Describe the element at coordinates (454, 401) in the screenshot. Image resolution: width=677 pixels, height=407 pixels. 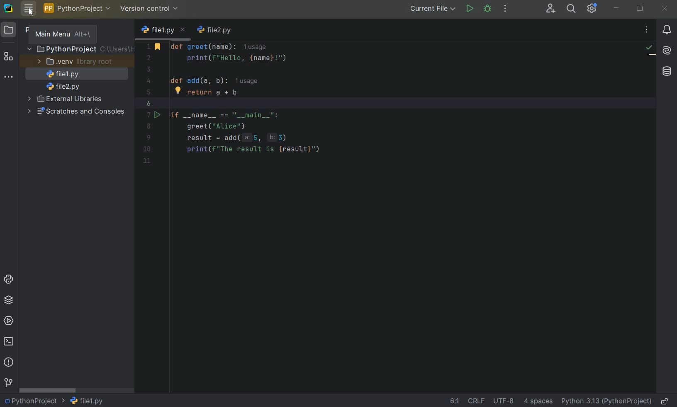
I see `go to line` at that location.